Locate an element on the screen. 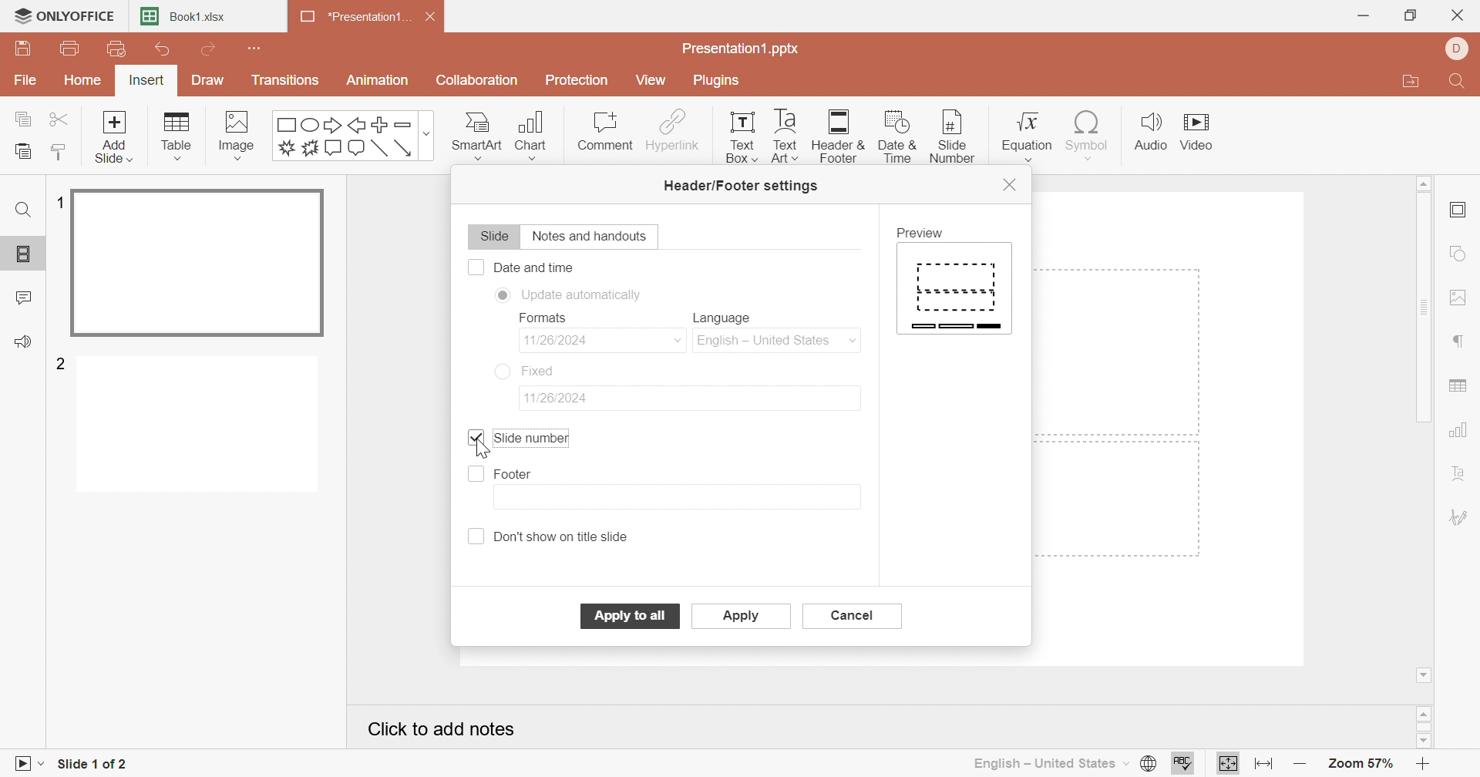  Hyperlink is located at coordinates (673, 130).